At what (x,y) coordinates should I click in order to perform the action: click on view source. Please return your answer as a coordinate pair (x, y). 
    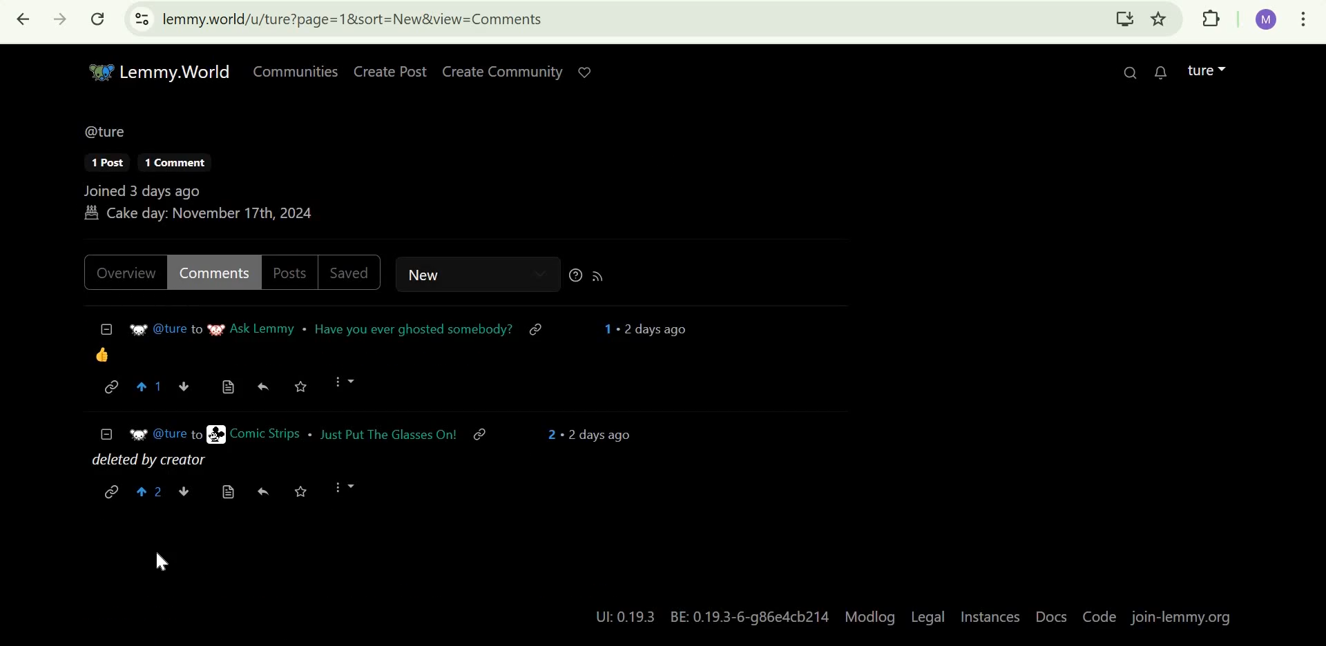
    Looking at the image, I should click on (231, 384).